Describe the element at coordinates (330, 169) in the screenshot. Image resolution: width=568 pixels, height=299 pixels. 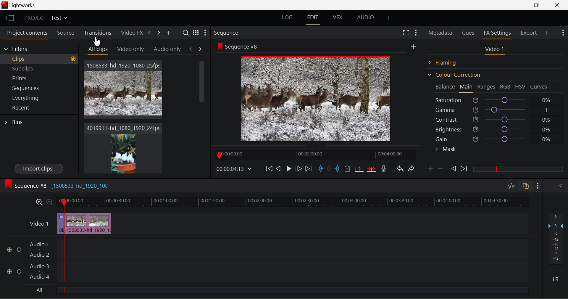
I see `Remove All Marks` at that location.